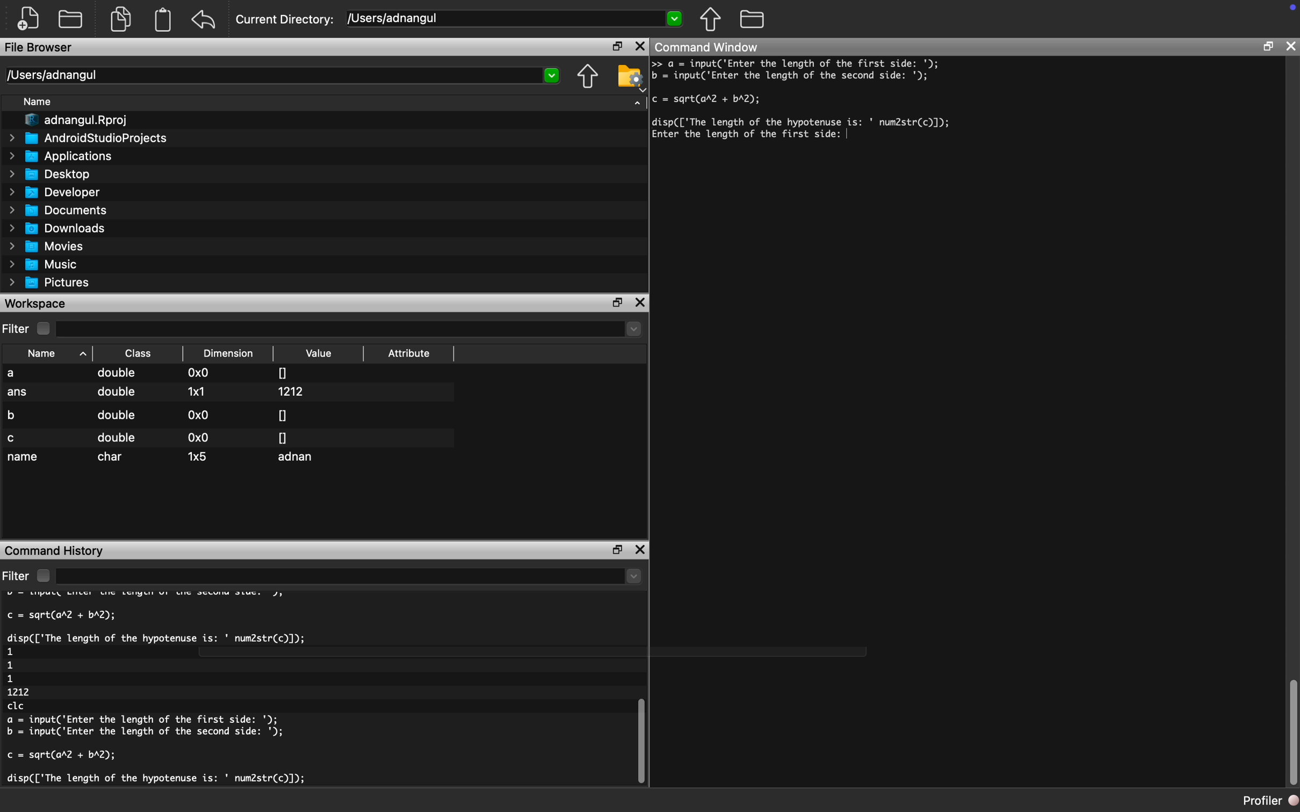  What do you see at coordinates (46, 329) in the screenshot?
I see `checkbox` at bounding box center [46, 329].